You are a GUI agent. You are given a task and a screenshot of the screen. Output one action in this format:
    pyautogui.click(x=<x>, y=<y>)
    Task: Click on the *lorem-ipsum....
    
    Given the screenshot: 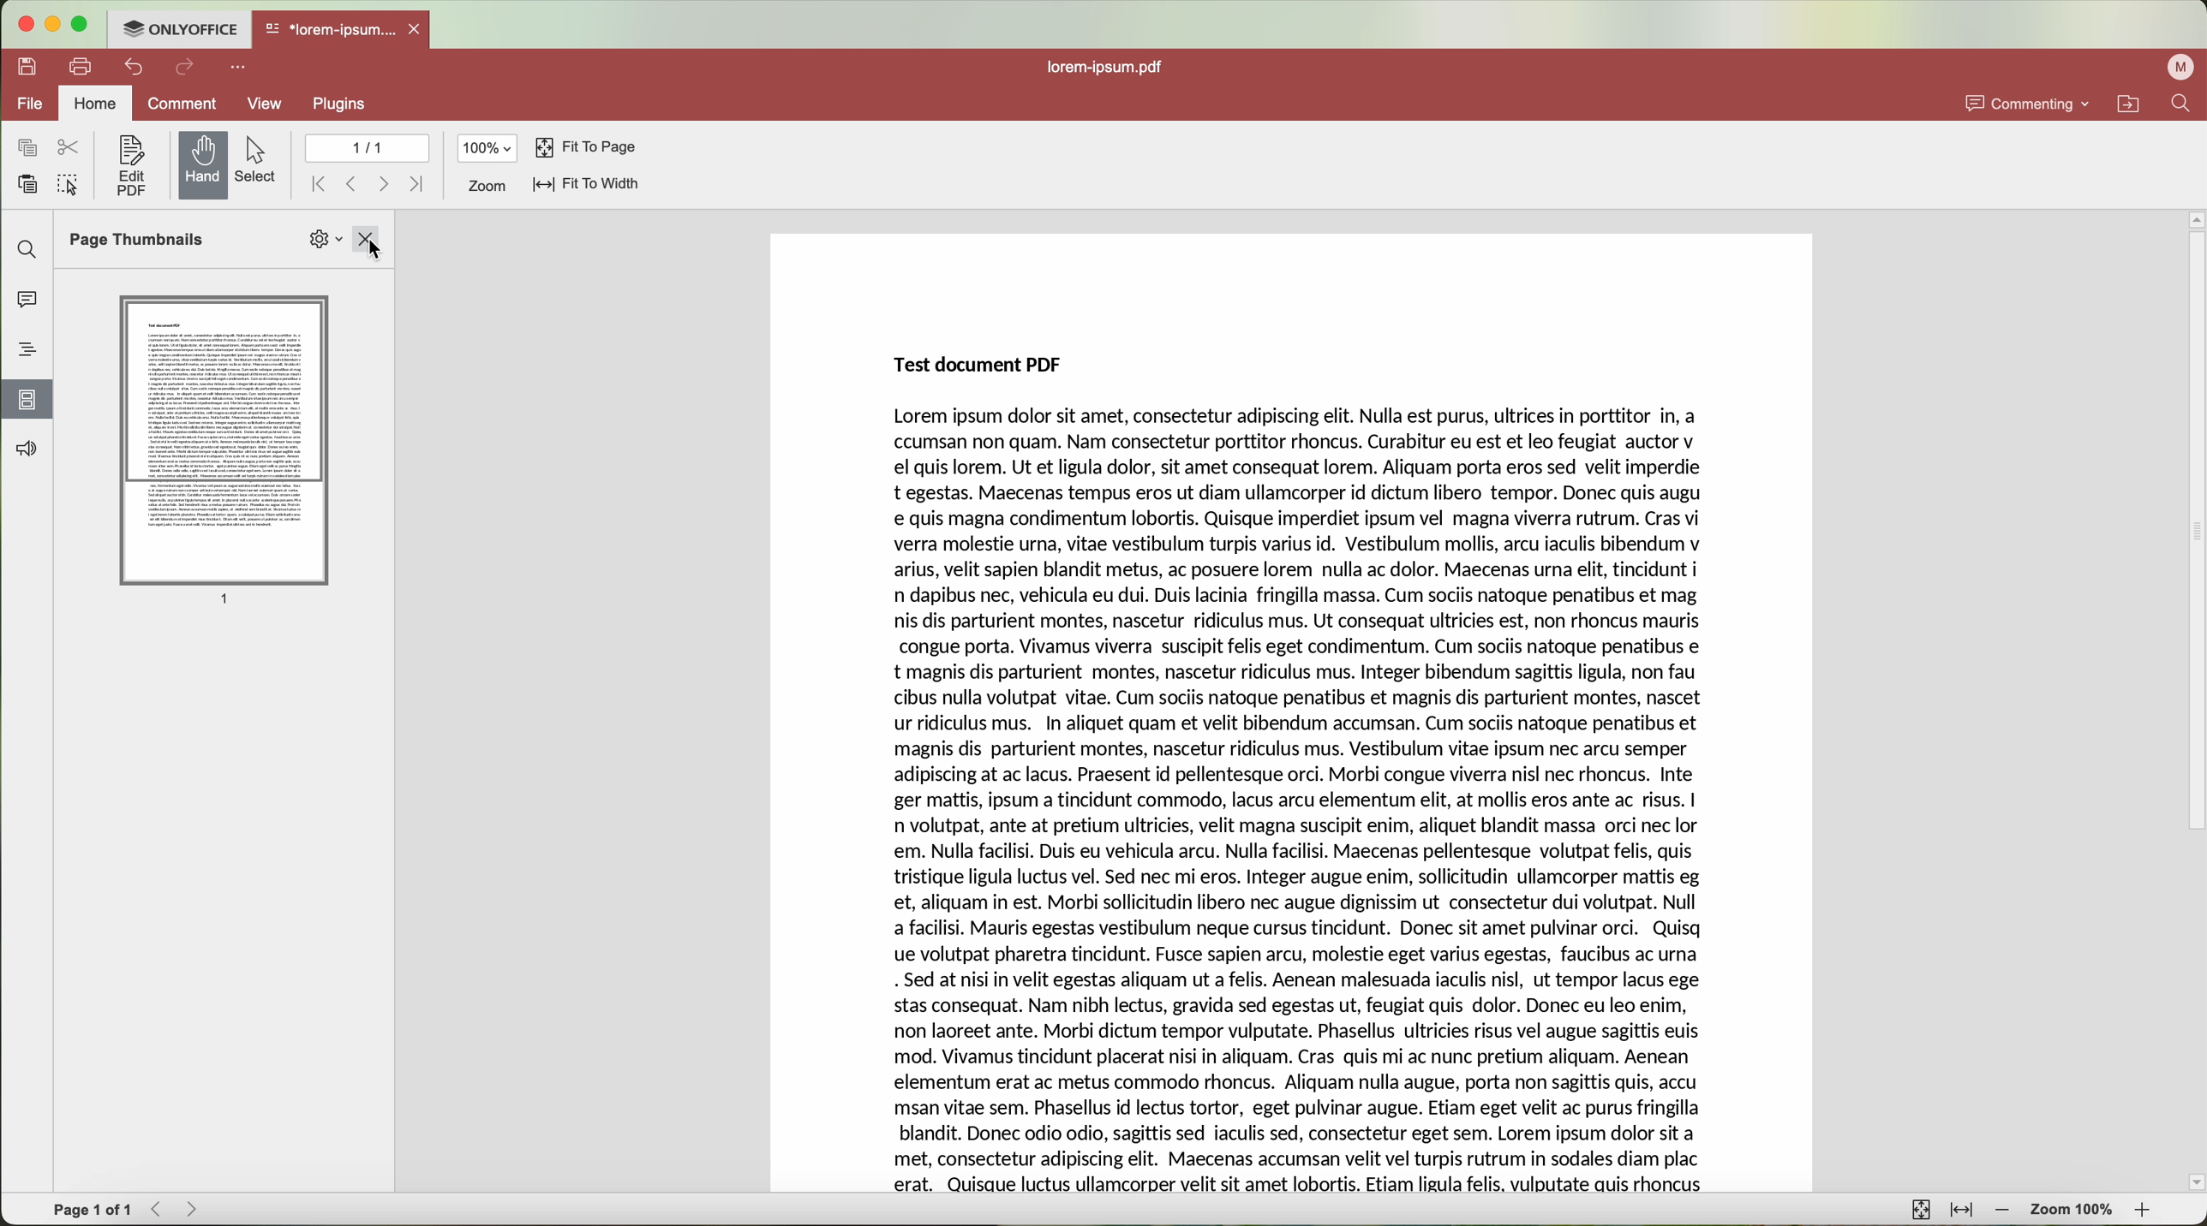 What is the action you would take?
    pyautogui.click(x=332, y=27)
    